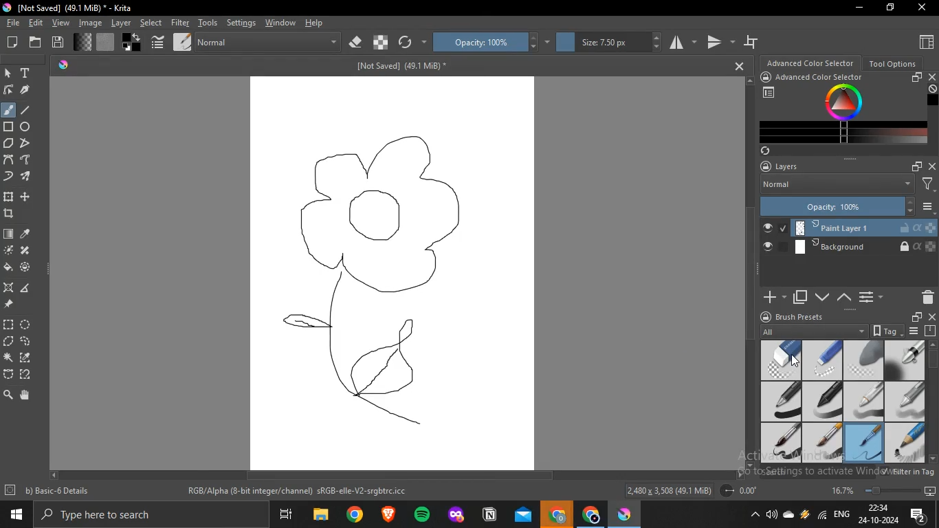 This screenshot has width=939, height=528. Describe the element at coordinates (782, 402) in the screenshot. I see `basic 1` at that location.